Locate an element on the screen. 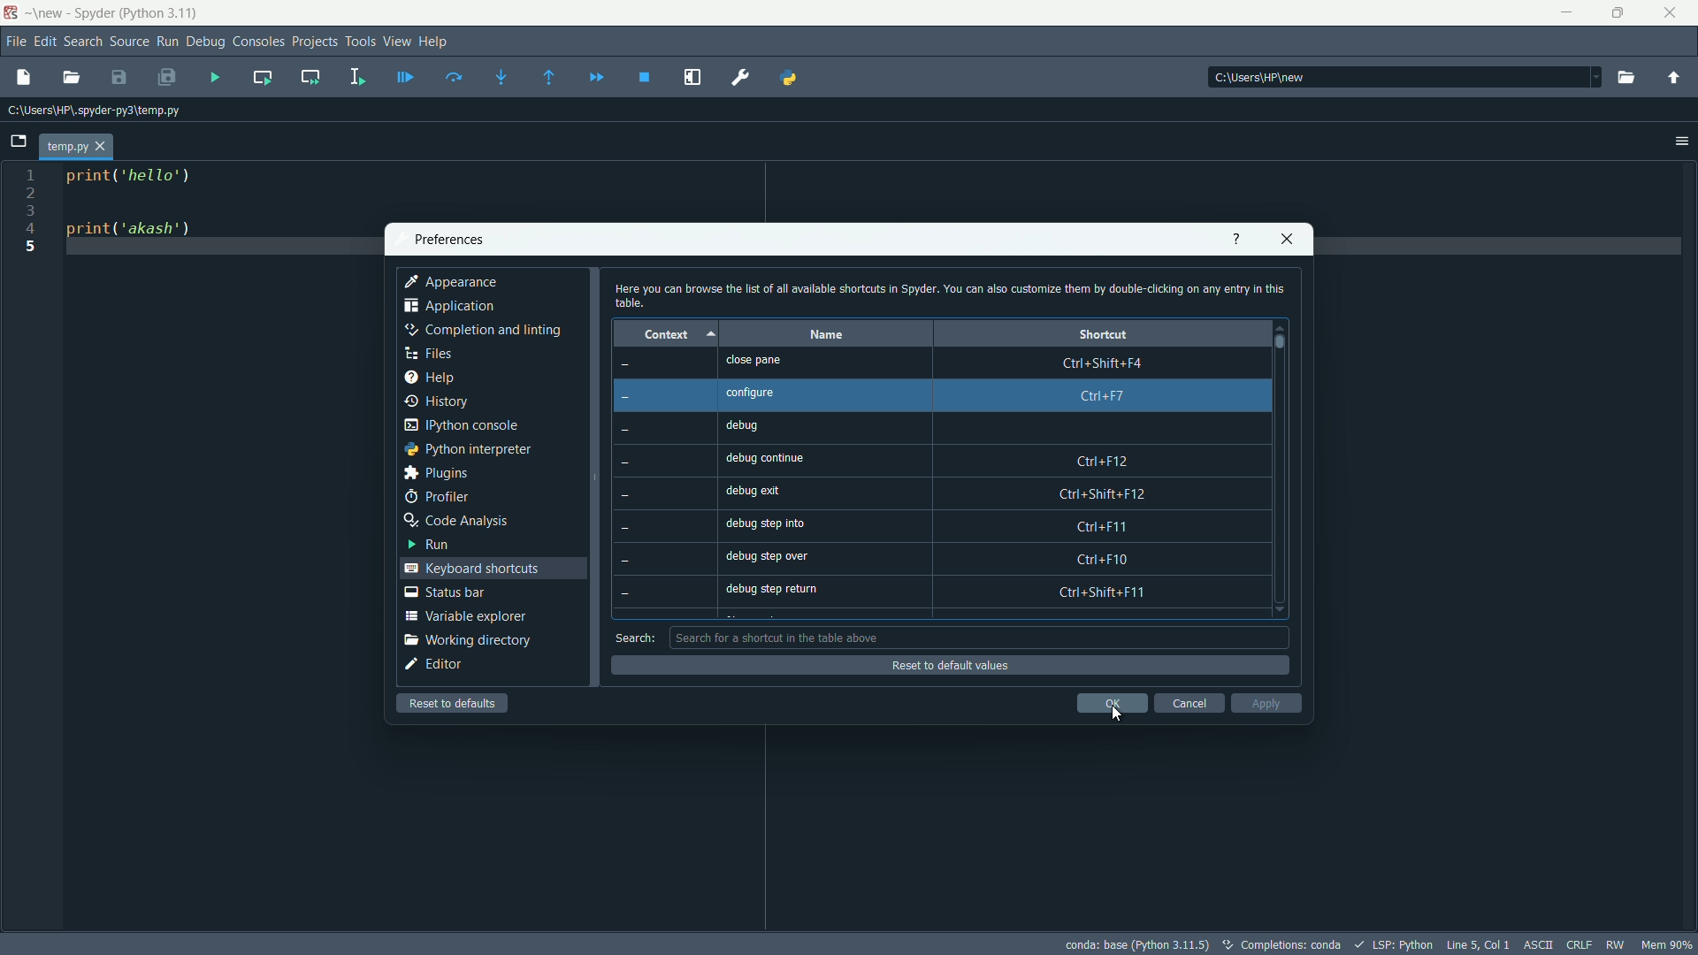 This screenshot has height=955, width=1698. file tab is located at coordinates (78, 148).